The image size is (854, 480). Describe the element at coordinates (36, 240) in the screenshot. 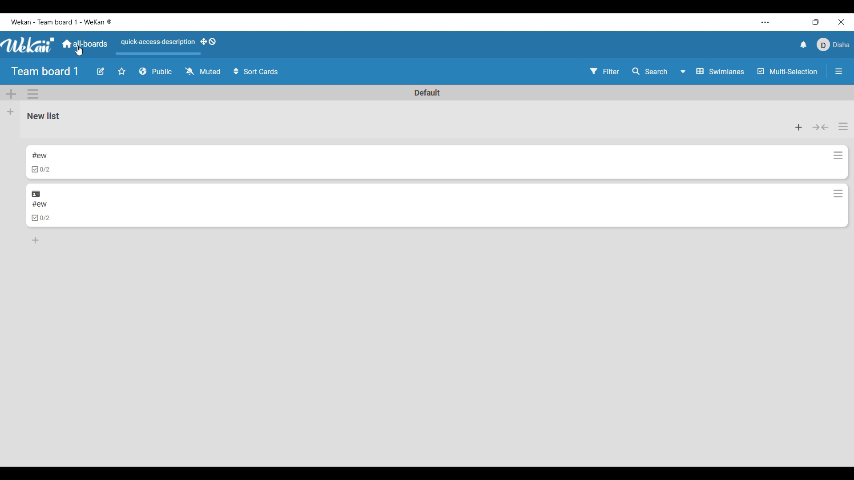

I see `Add card to bottom of list` at that location.